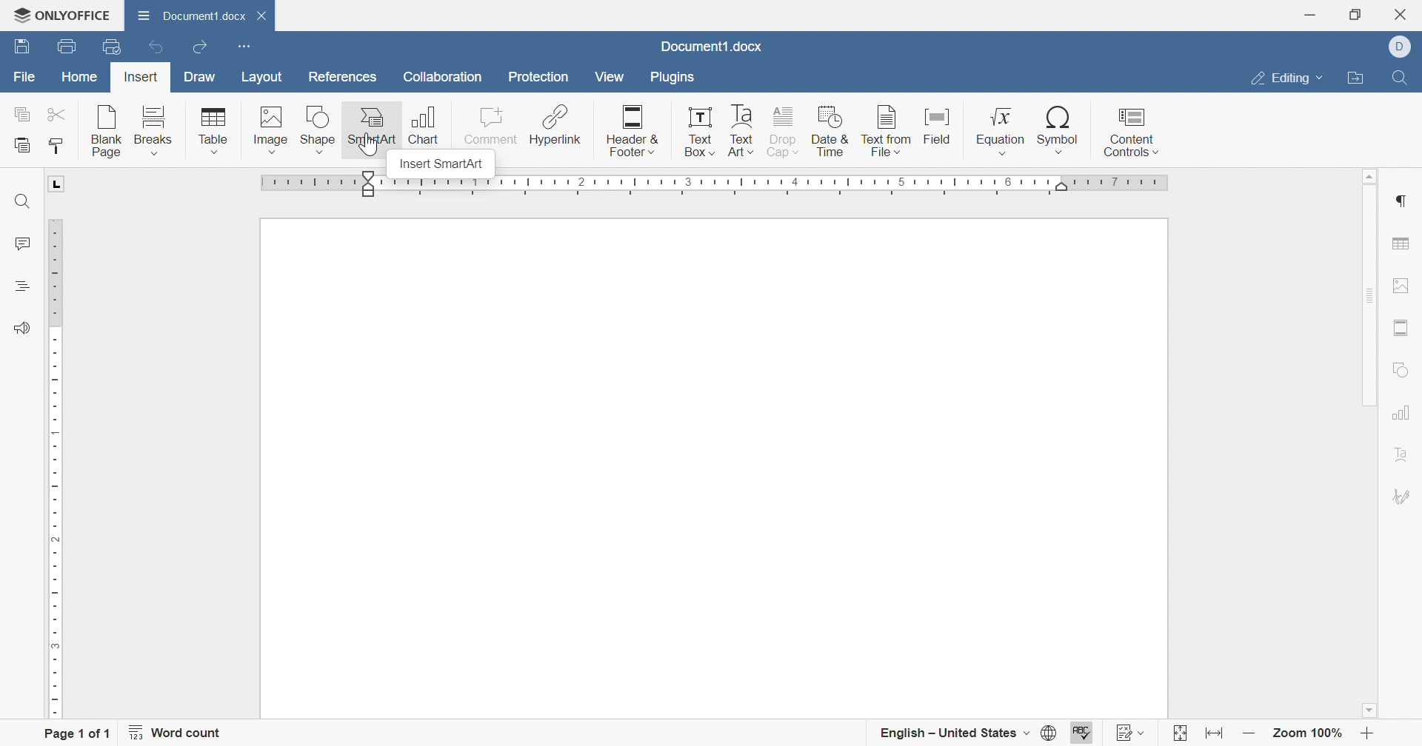 This screenshot has width=1422, height=746. I want to click on Insert SmartArt, so click(444, 164).